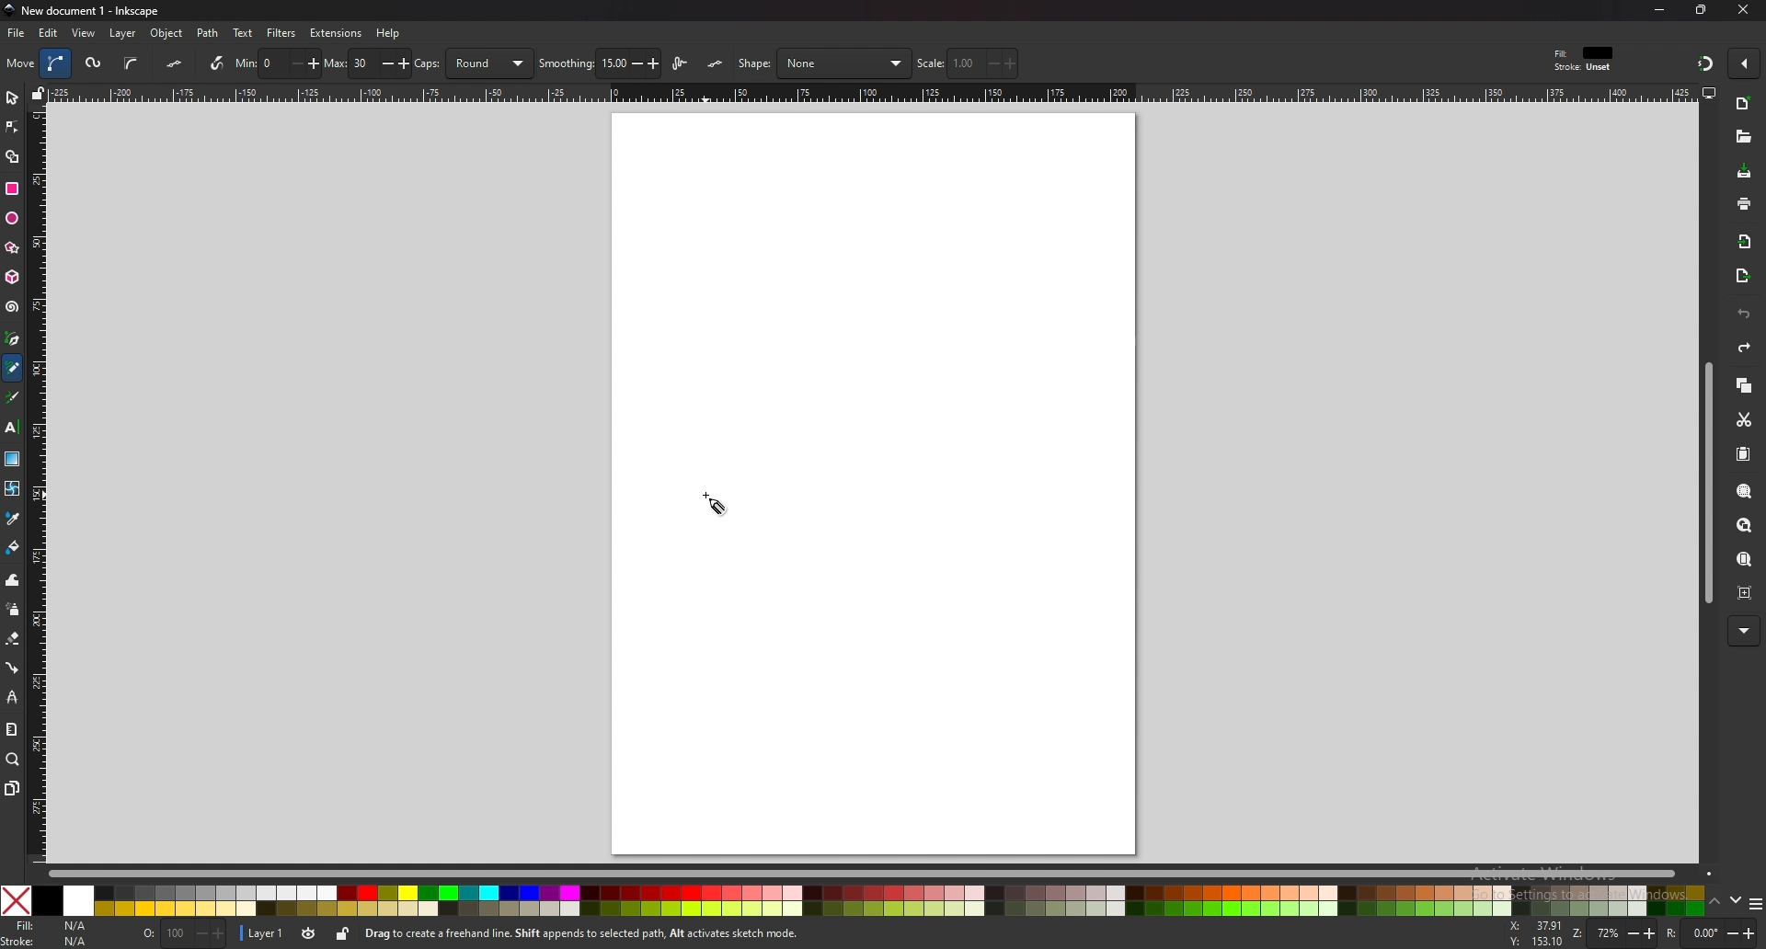 This screenshot has width=1766, height=949. What do you see at coordinates (1703, 64) in the screenshot?
I see `snapping` at bounding box center [1703, 64].